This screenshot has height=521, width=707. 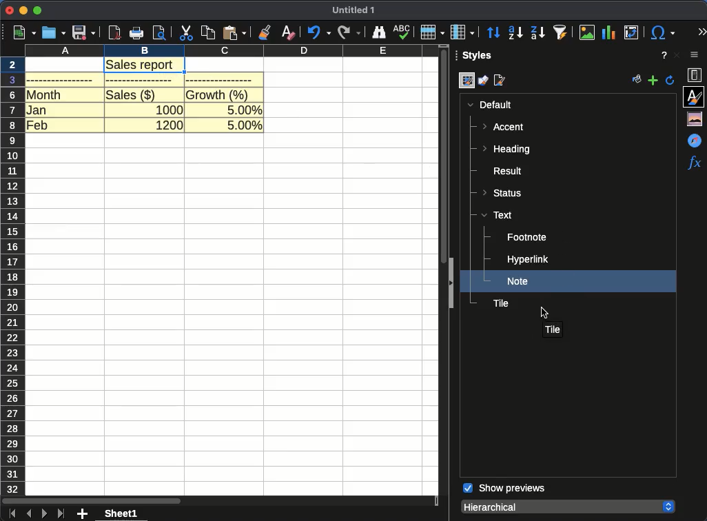 What do you see at coordinates (515, 32) in the screenshot?
I see `ascending` at bounding box center [515, 32].